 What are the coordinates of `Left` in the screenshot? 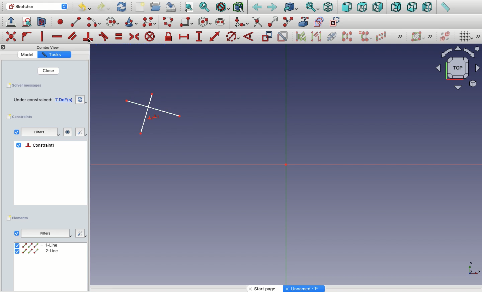 It's located at (427, 8).